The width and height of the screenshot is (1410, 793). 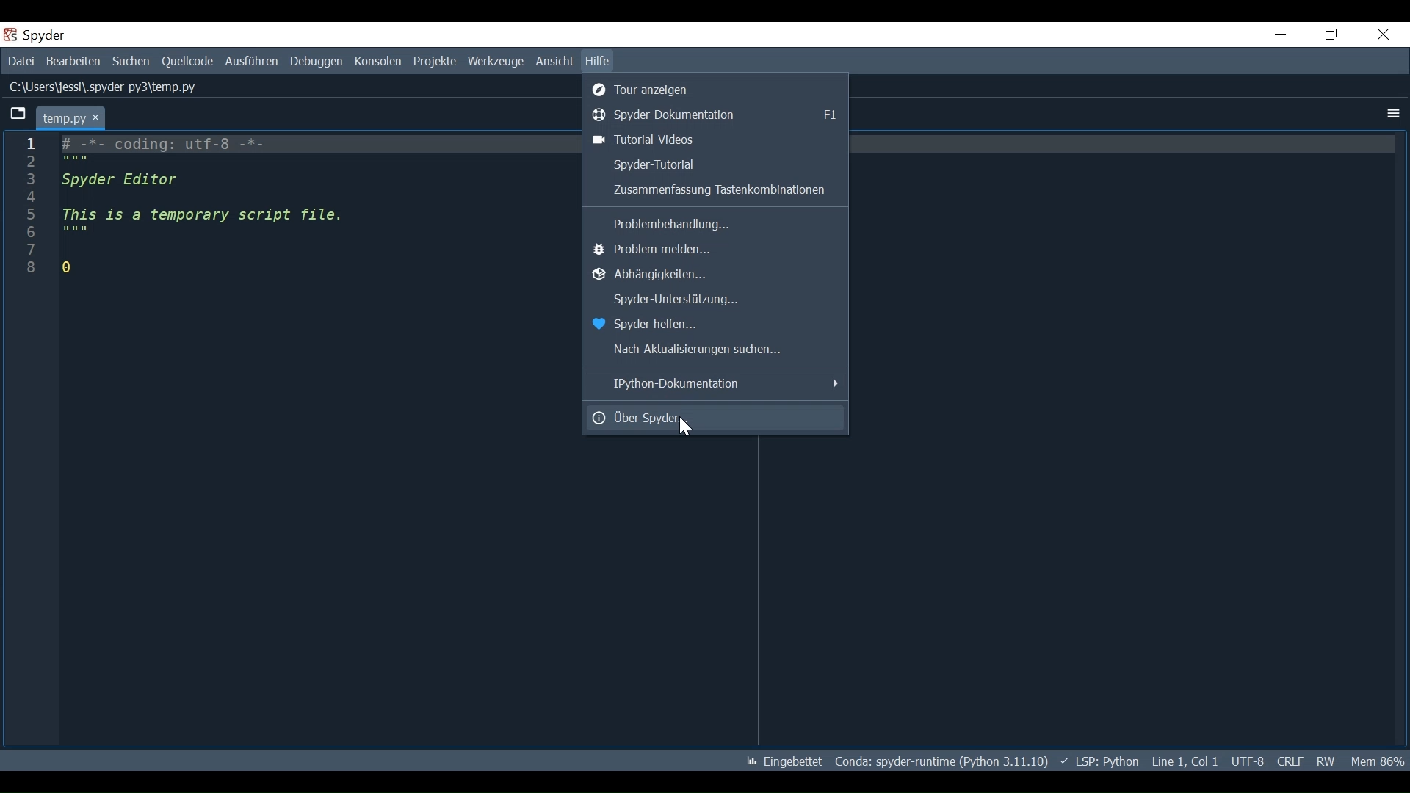 What do you see at coordinates (689, 428) in the screenshot?
I see `Cursor ` at bounding box center [689, 428].